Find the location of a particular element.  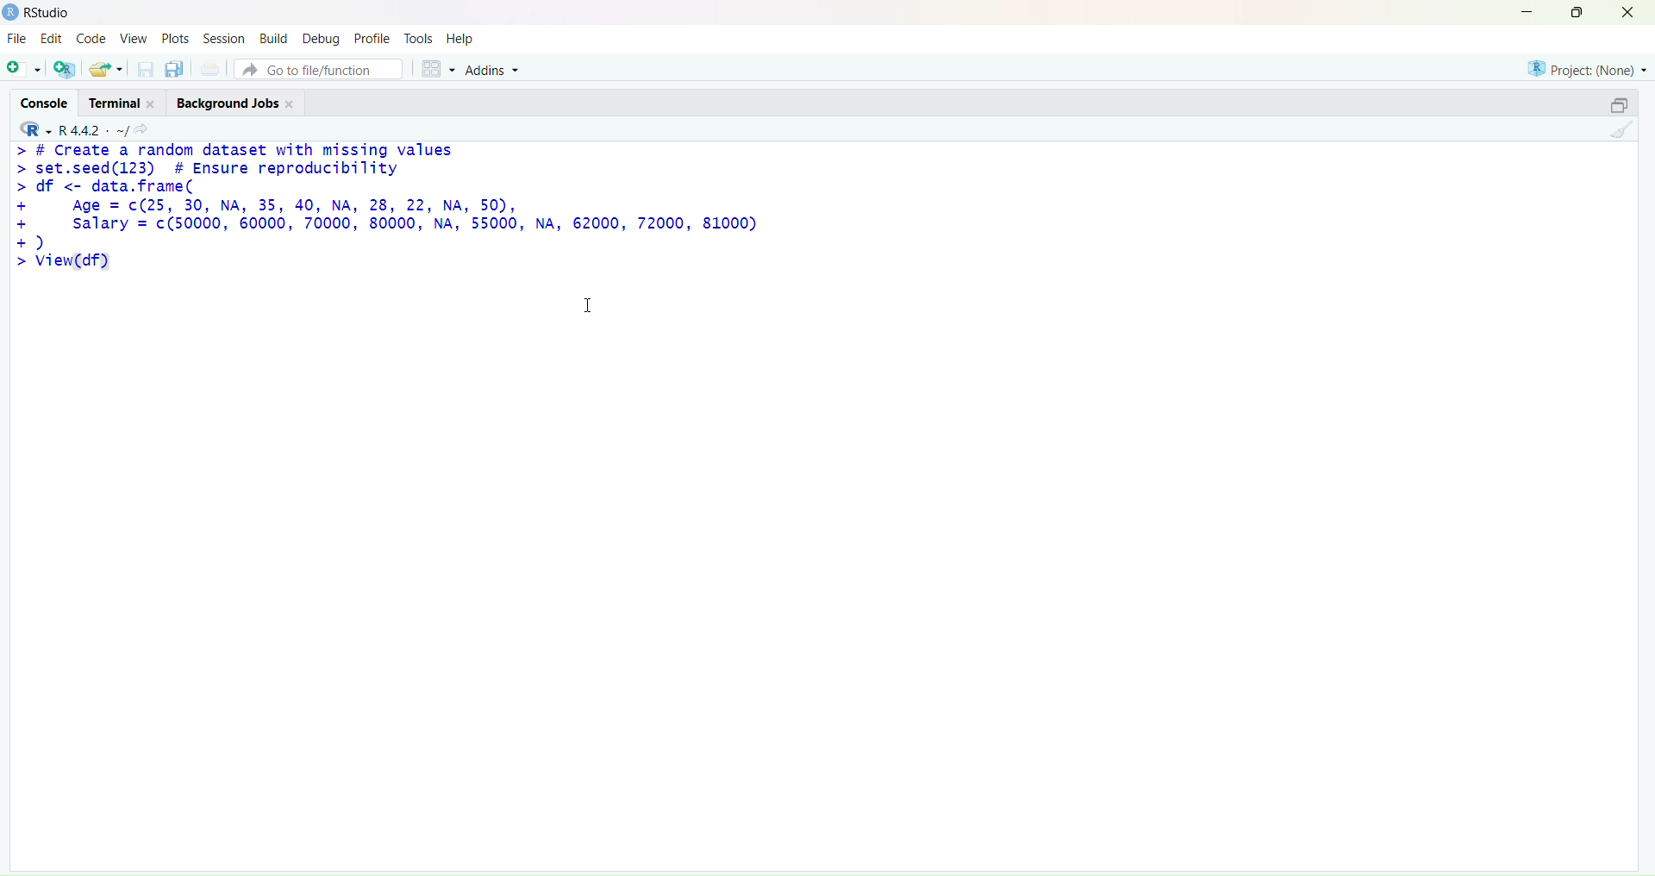

plots is located at coordinates (175, 37).